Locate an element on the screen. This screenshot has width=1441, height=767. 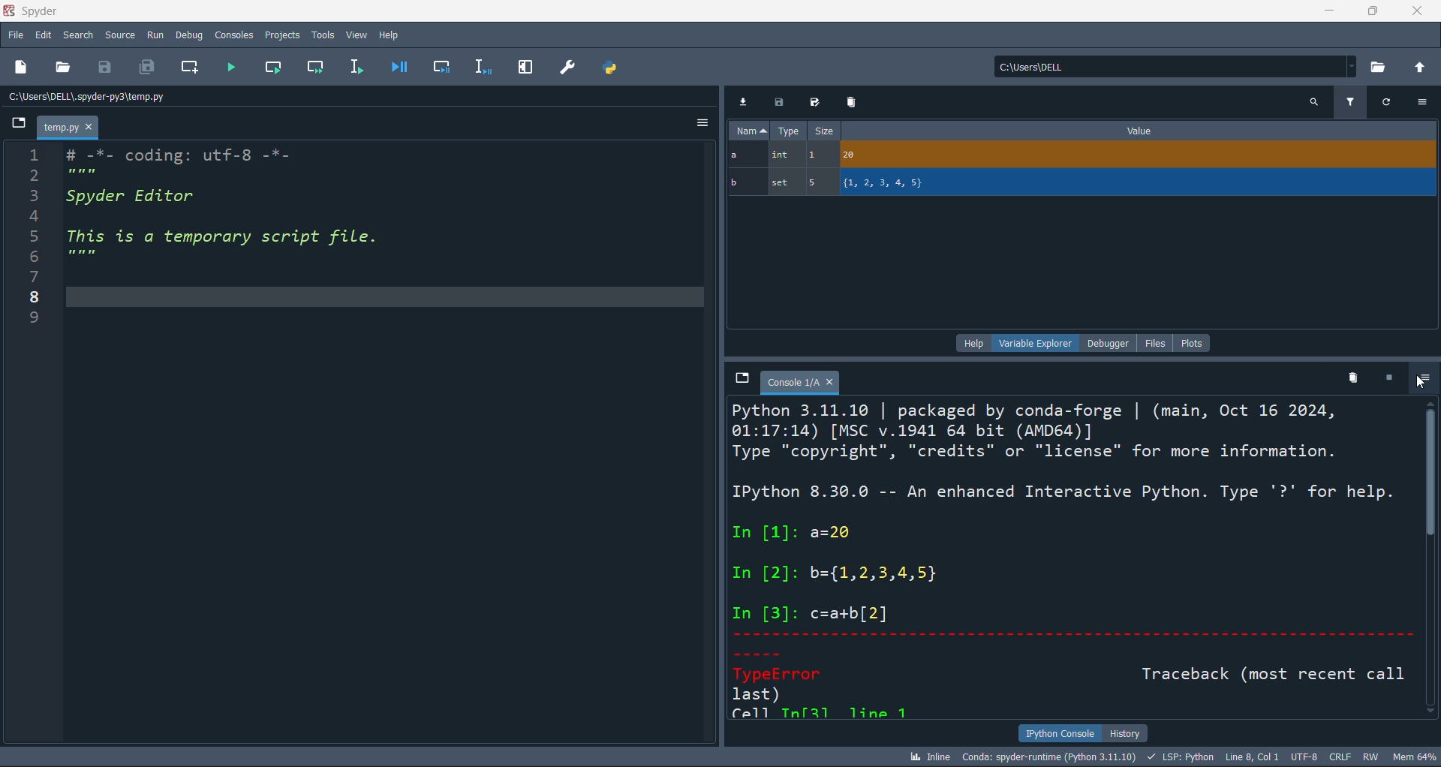
create cell is located at coordinates (188, 69).